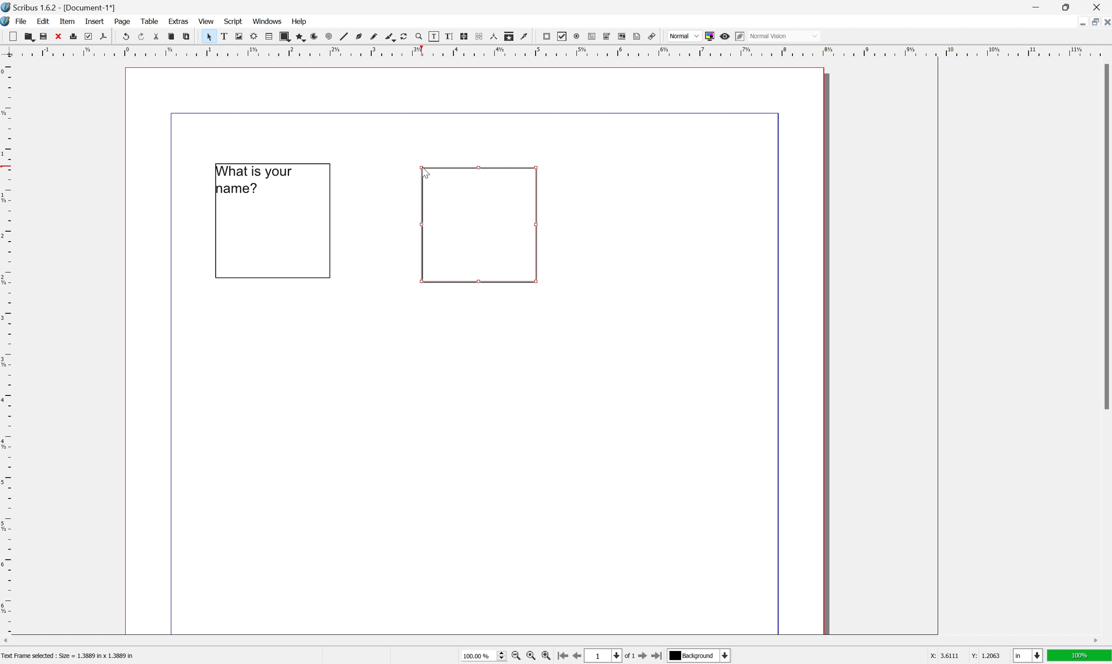 This screenshot has height=664, width=1112. I want to click on table, so click(149, 21).